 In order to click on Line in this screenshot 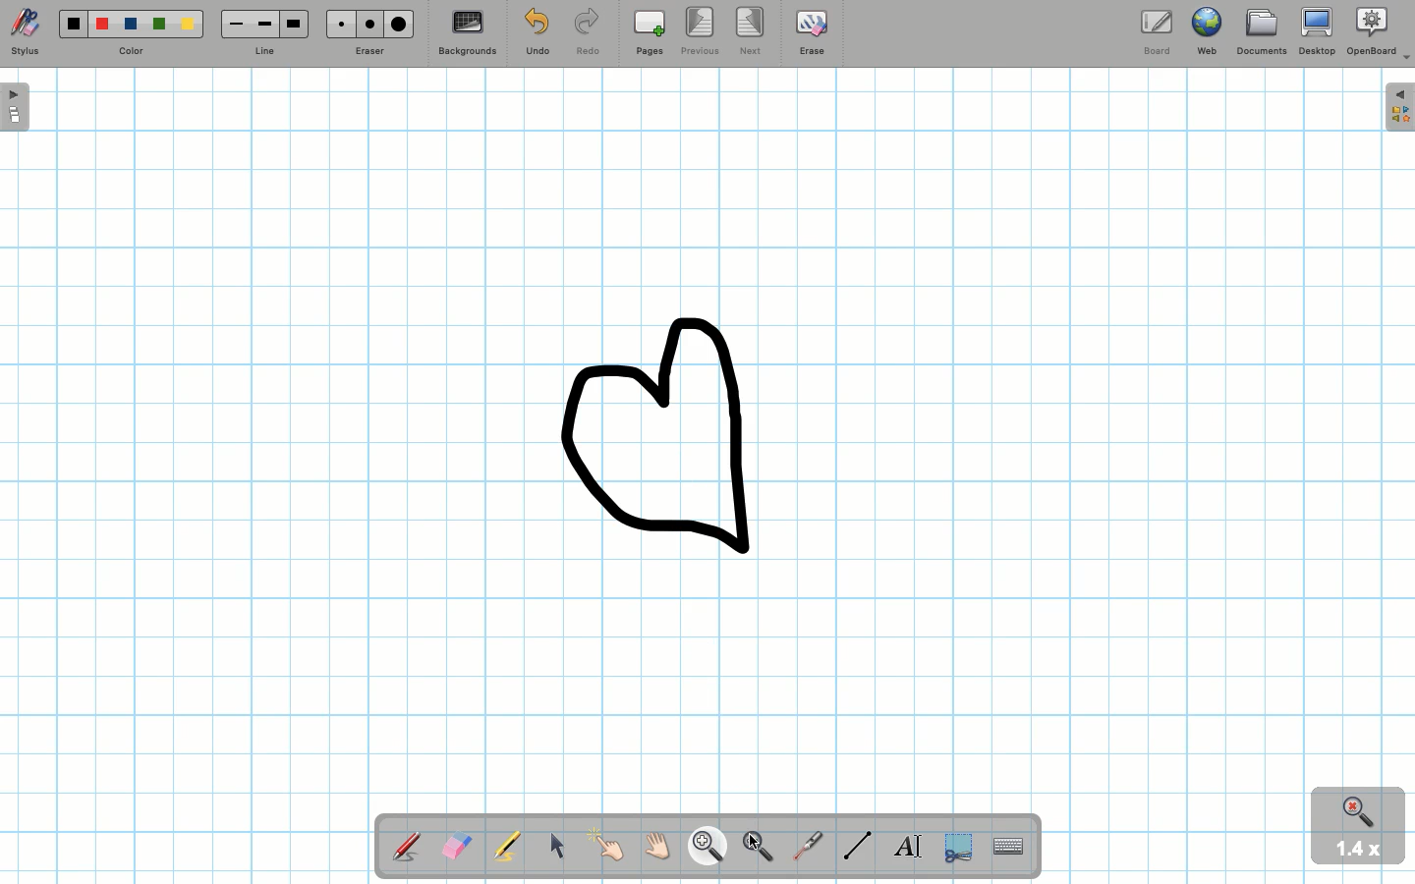, I will do `click(854, 845)`.